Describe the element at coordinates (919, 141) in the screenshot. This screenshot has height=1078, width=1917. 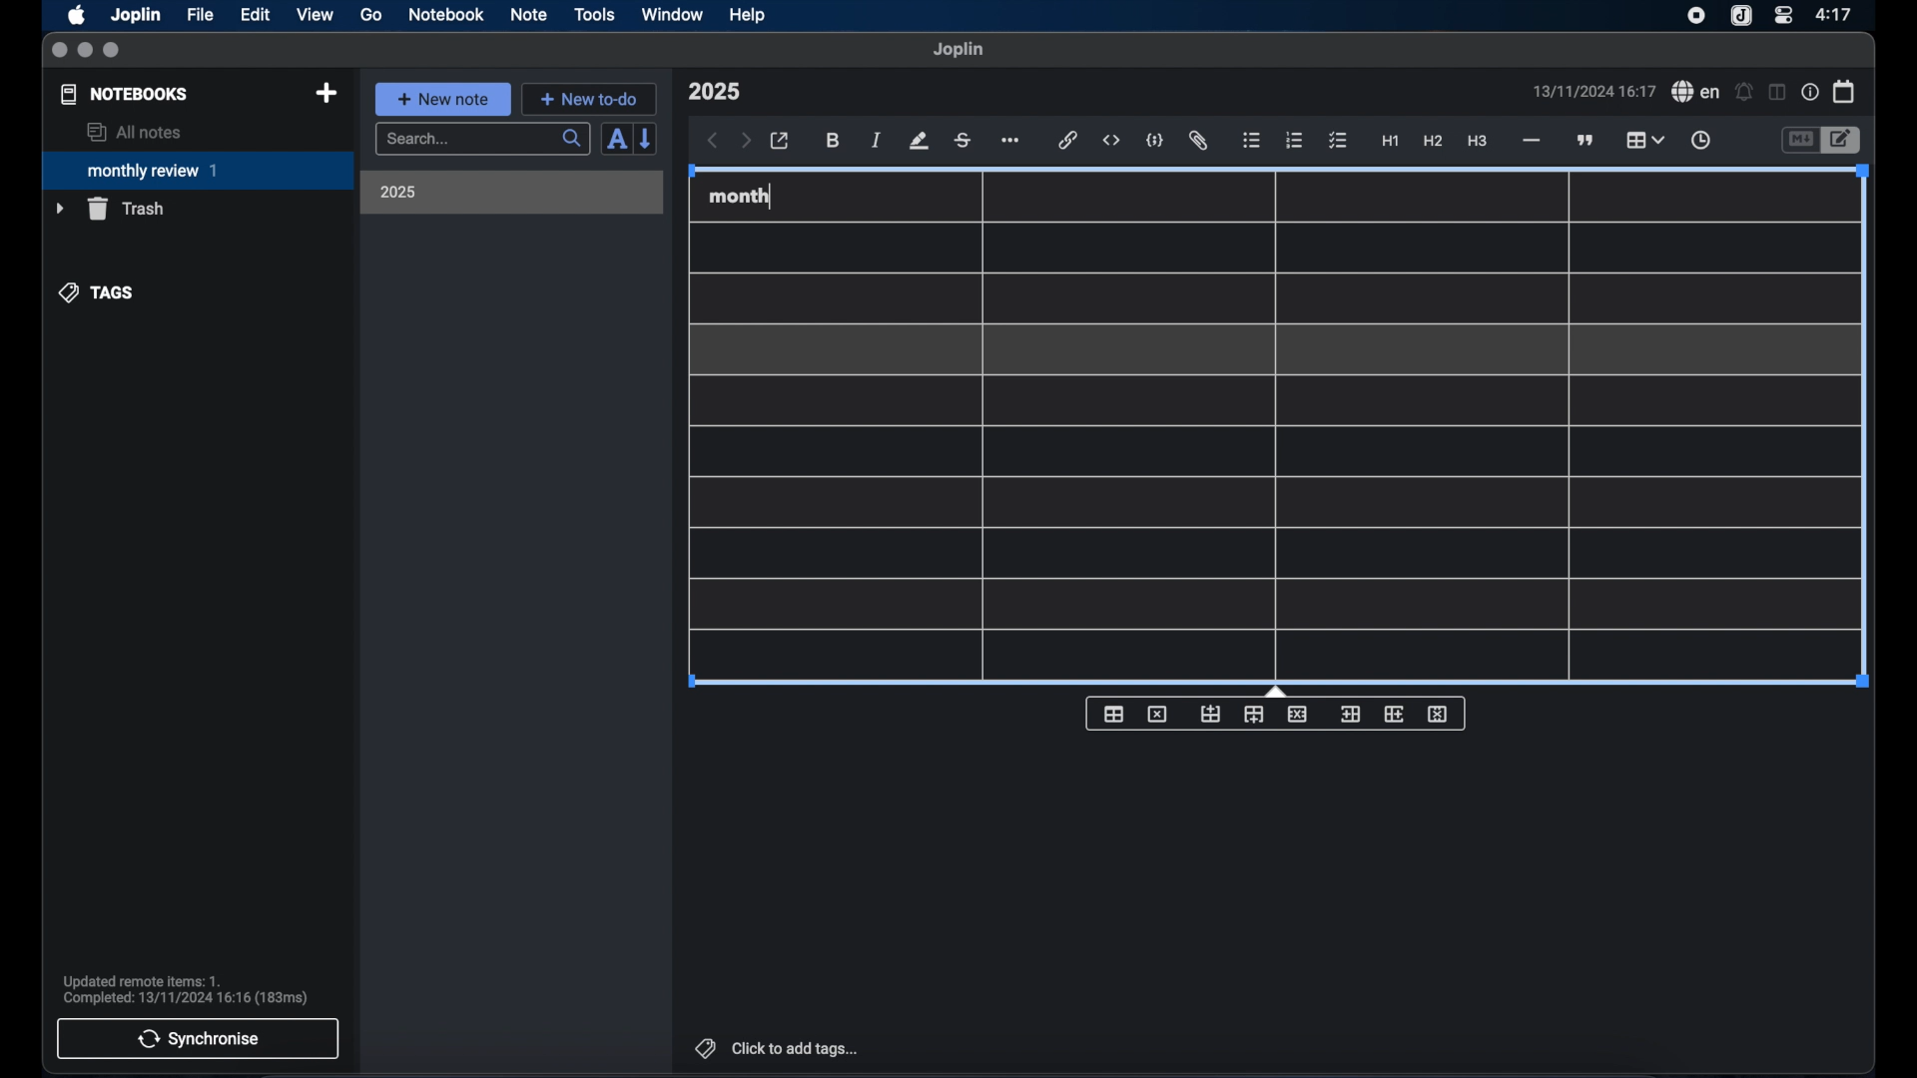
I see `highlight` at that location.